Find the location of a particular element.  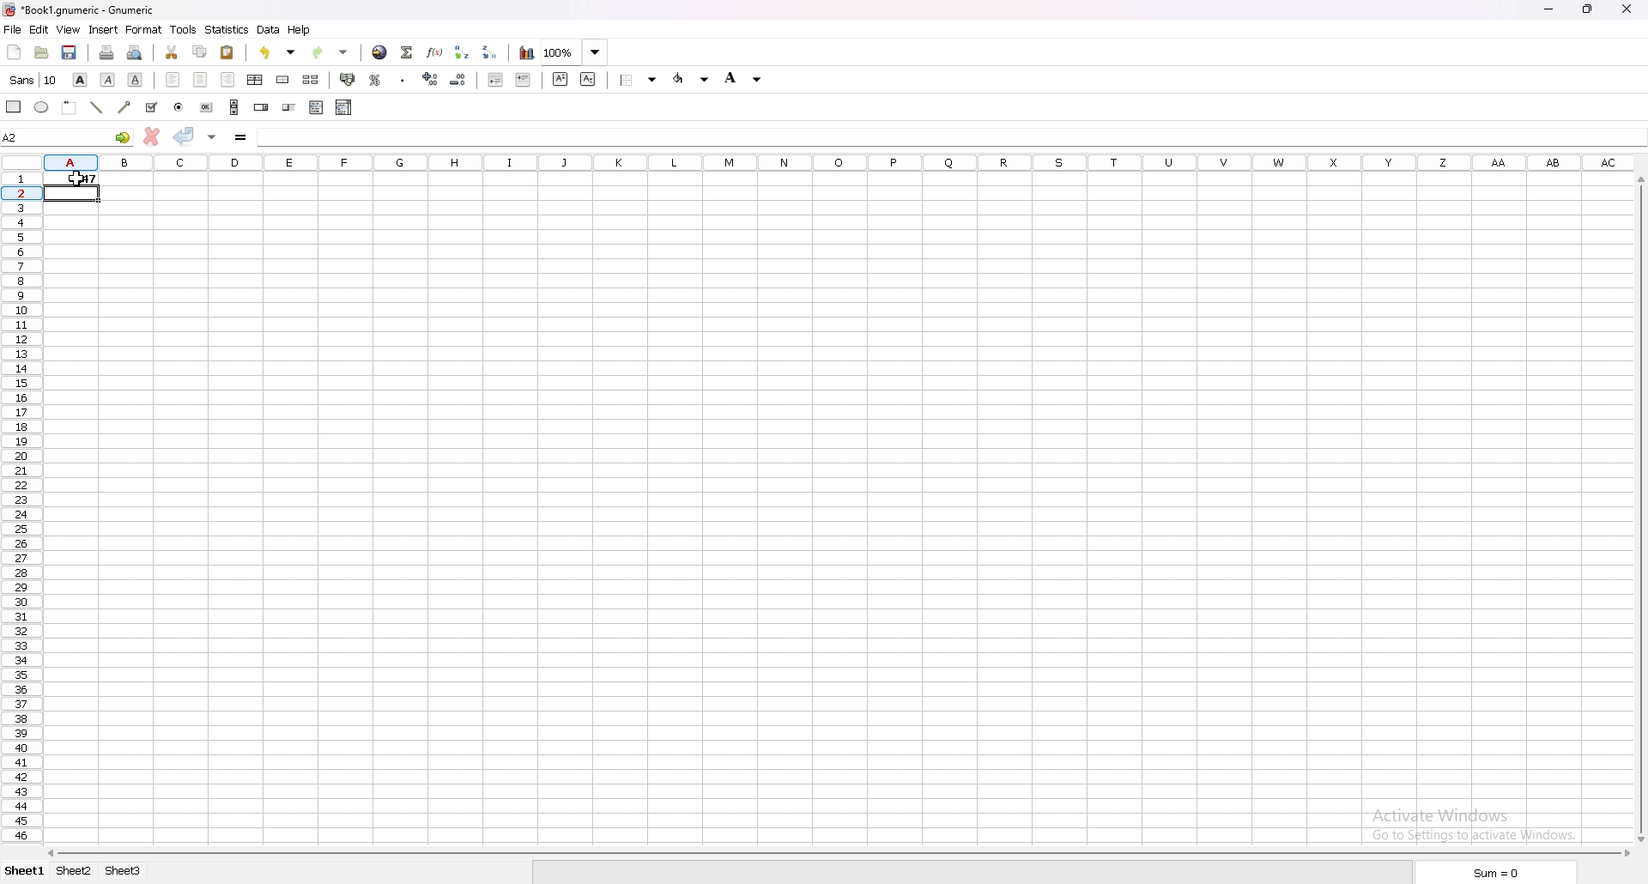

background is located at coordinates (743, 77).